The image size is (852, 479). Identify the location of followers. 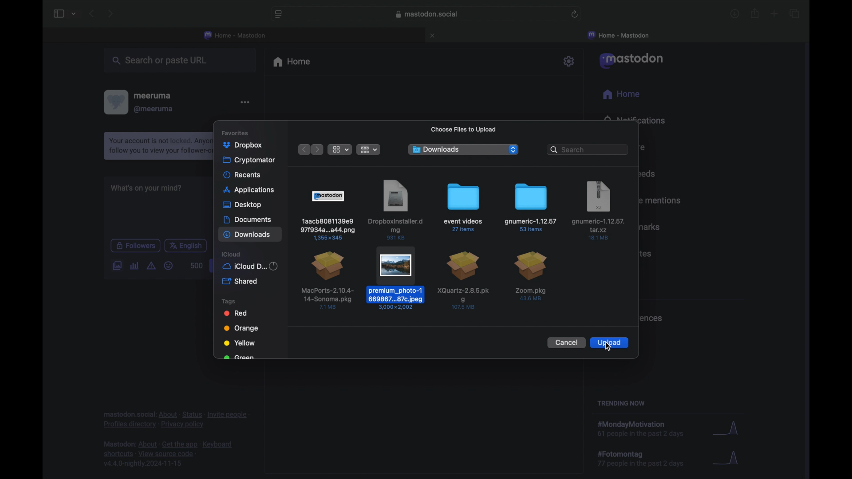
(135, 246).